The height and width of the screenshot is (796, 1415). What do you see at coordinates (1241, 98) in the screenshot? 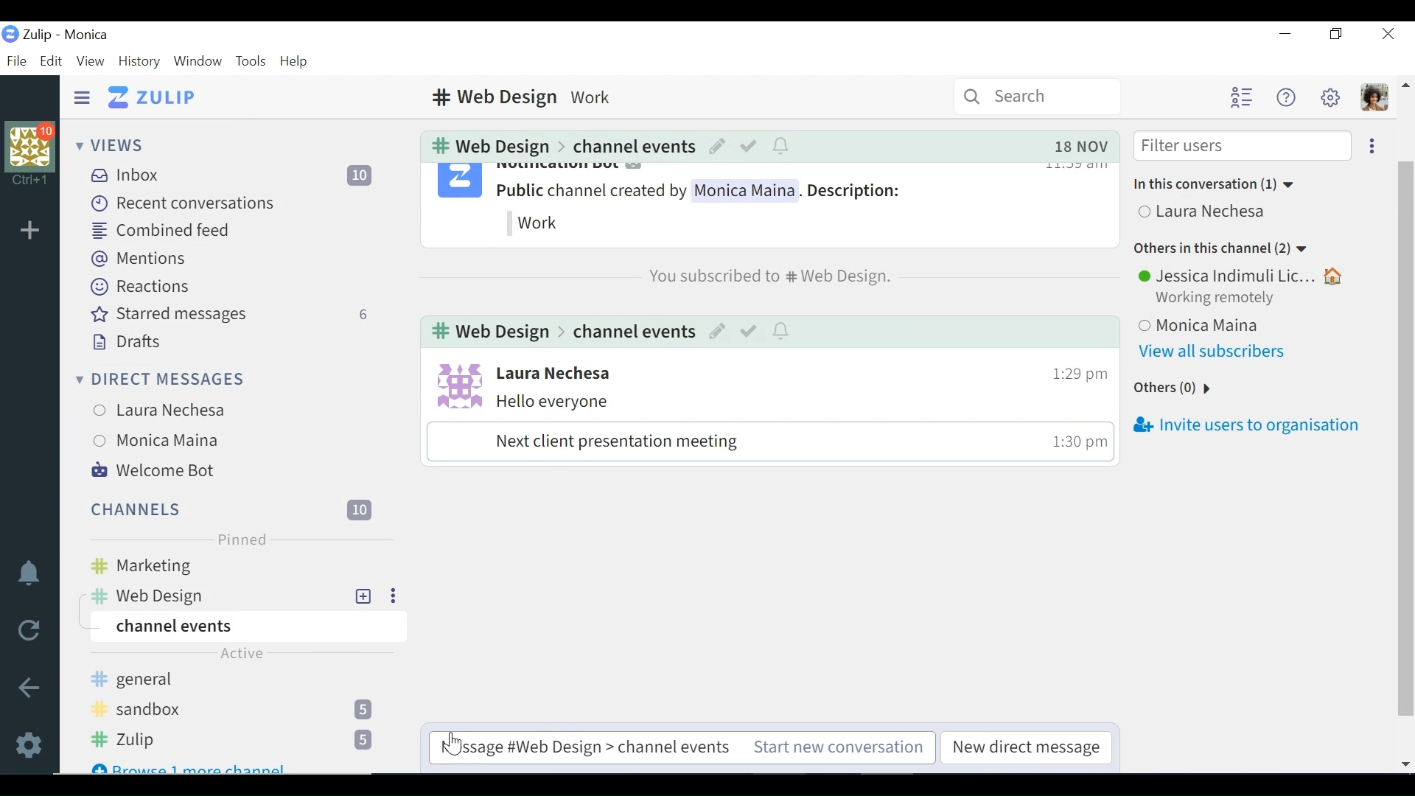
I see `Hide user list` at bounding box center [1241, 98].